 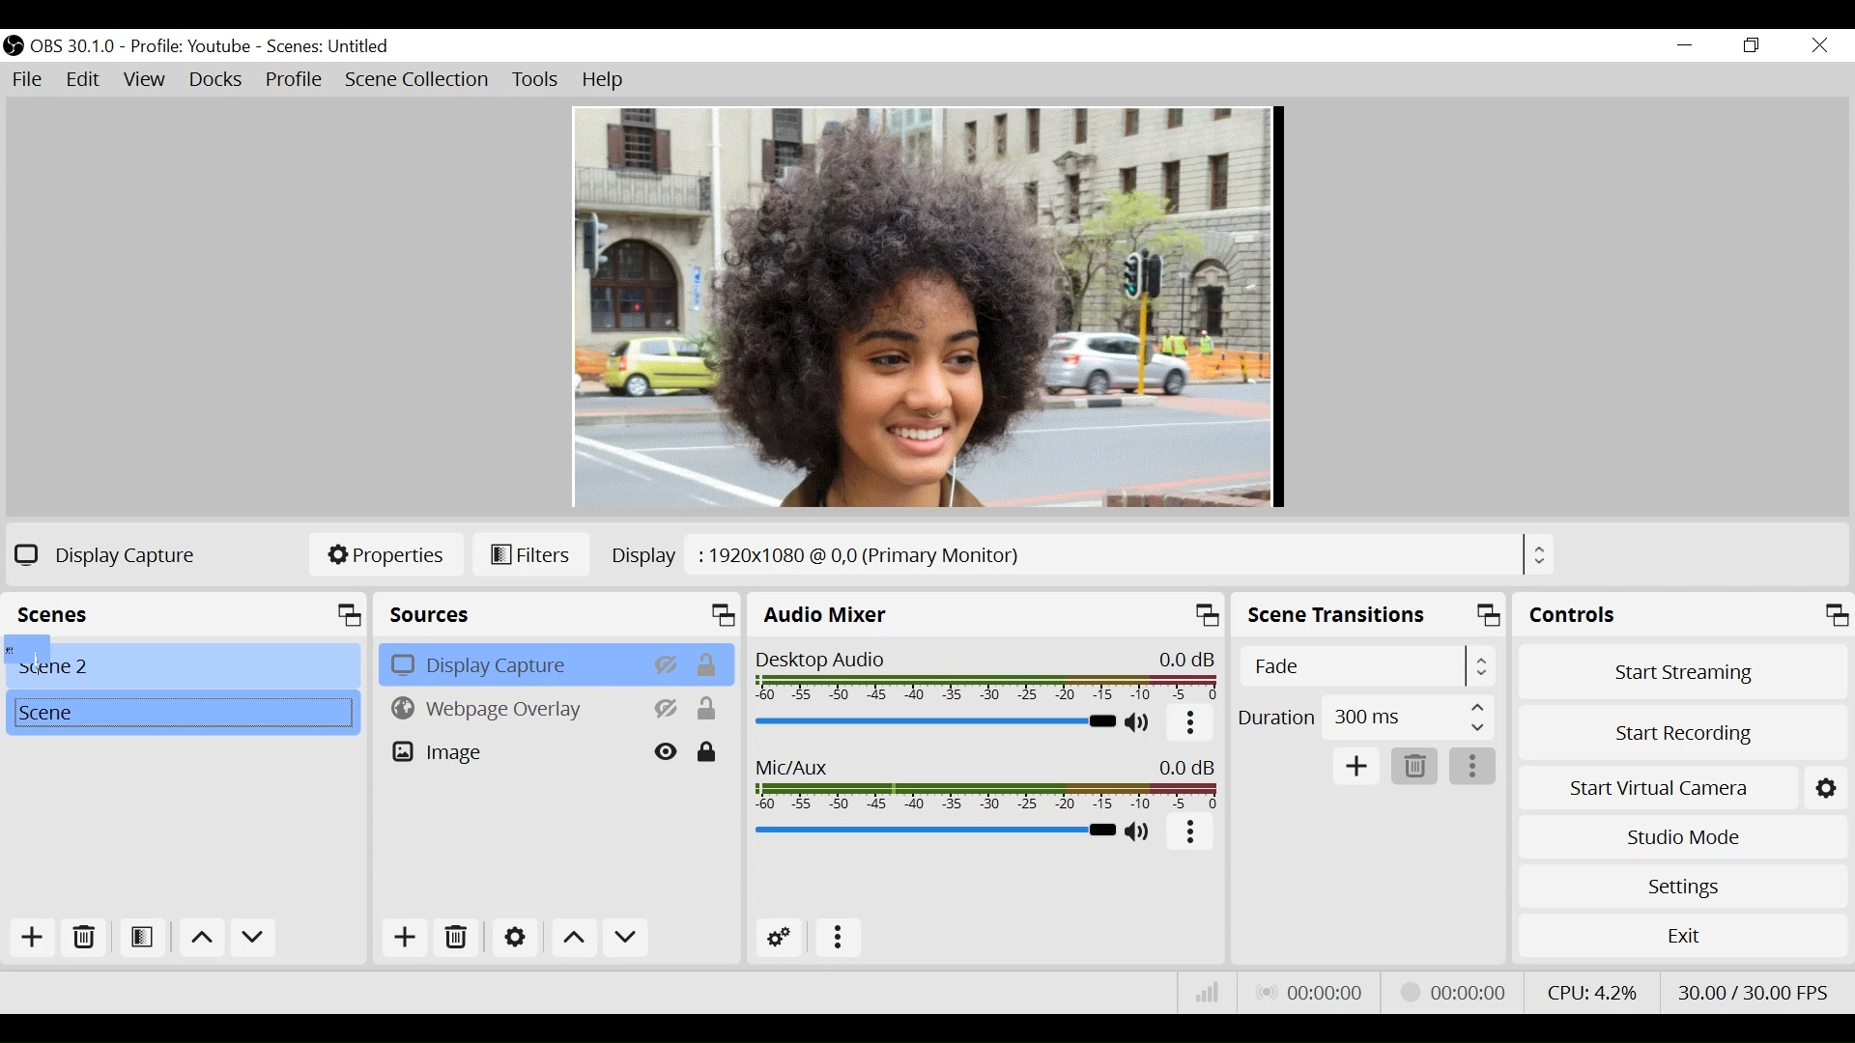 What do you see at coordinates (188, 612) in the screenshot?
I see `Scene` at bounding box center [188, 612].